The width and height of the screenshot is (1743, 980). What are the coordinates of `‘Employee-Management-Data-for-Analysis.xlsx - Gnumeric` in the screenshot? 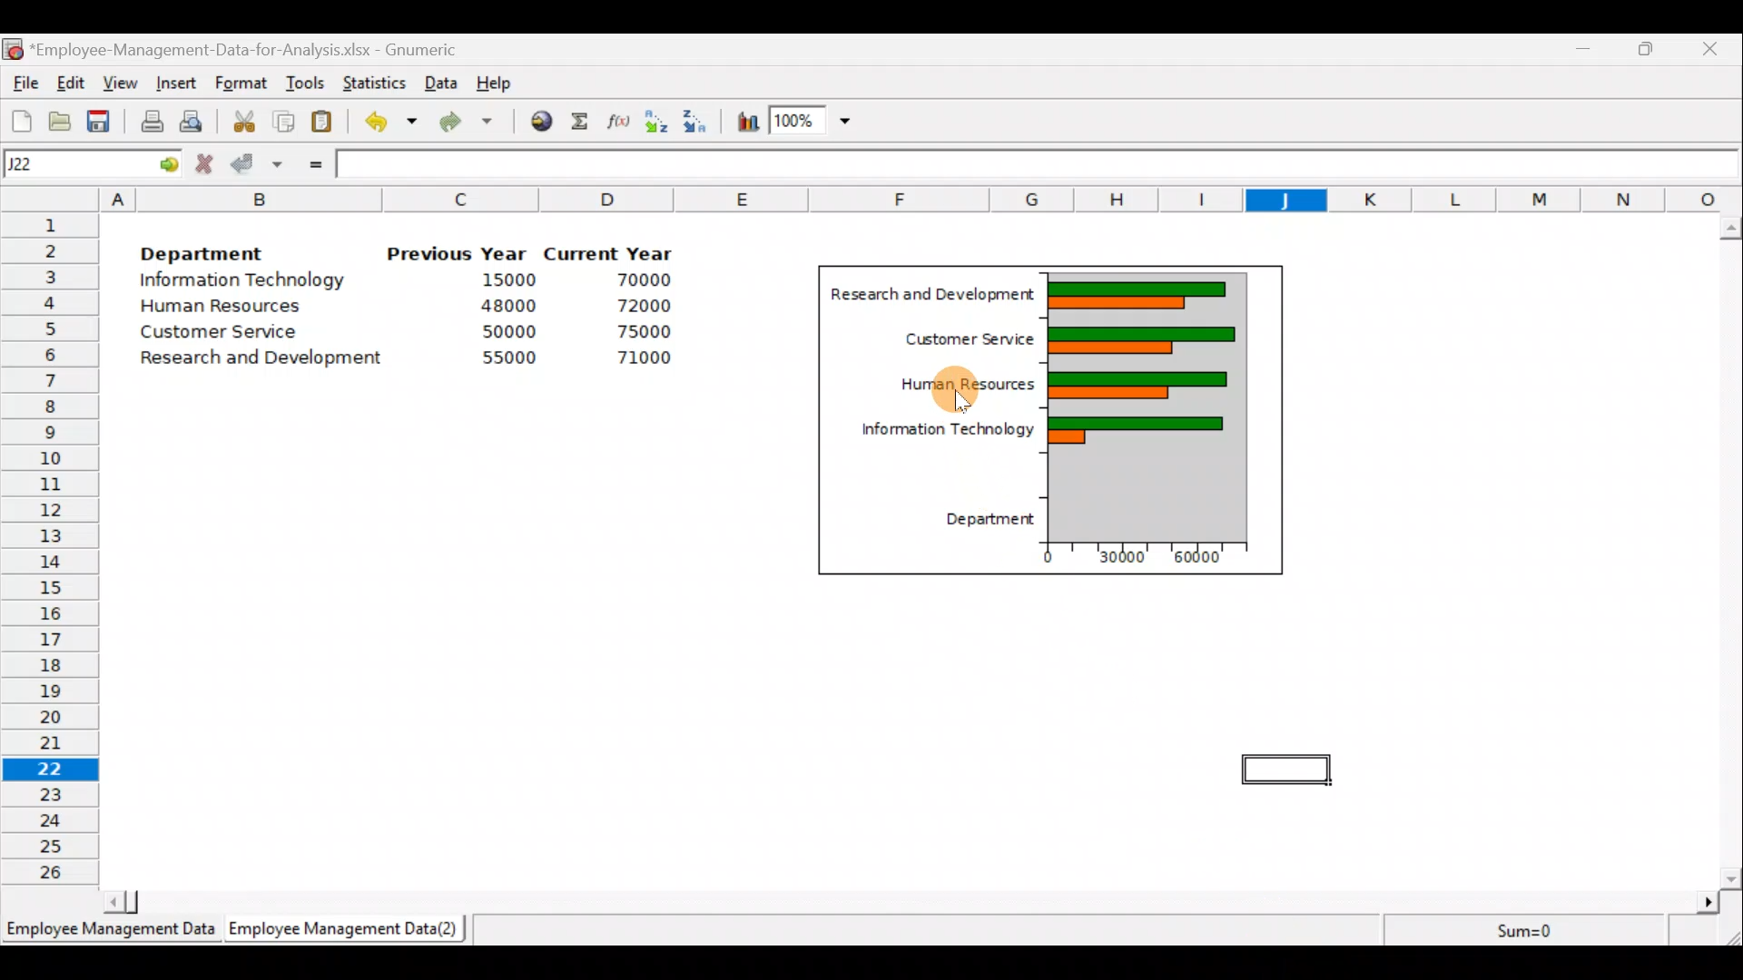 It's located at (262, 50).